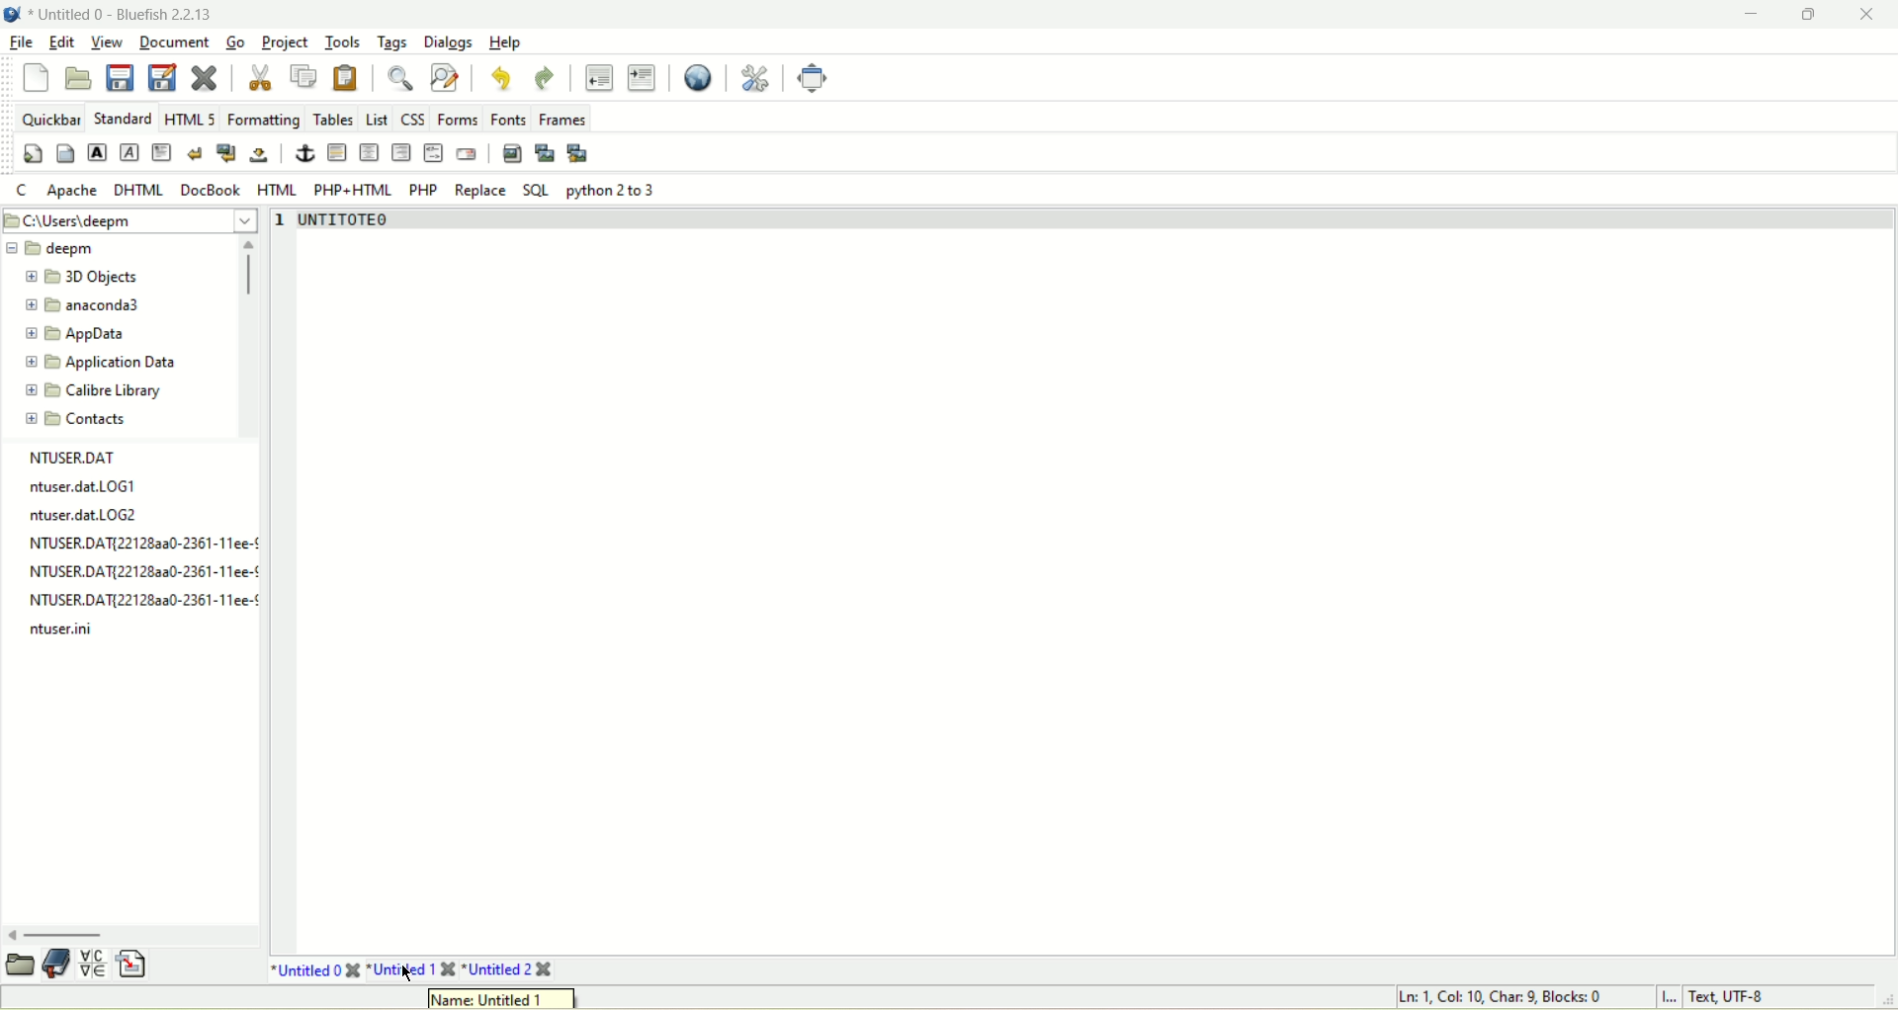 The width and height of the screenshot is (1898, 1010). Describe the element at coordinates (55, 966) in the screenshot. I see `documentation ` at that location.